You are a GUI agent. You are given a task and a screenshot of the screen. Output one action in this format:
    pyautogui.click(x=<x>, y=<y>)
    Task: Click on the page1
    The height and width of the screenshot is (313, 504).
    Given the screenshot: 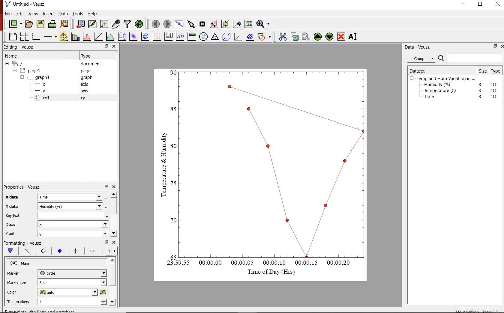 What is the action you would take?
    pyautogui.click(x=34, y=70)
    